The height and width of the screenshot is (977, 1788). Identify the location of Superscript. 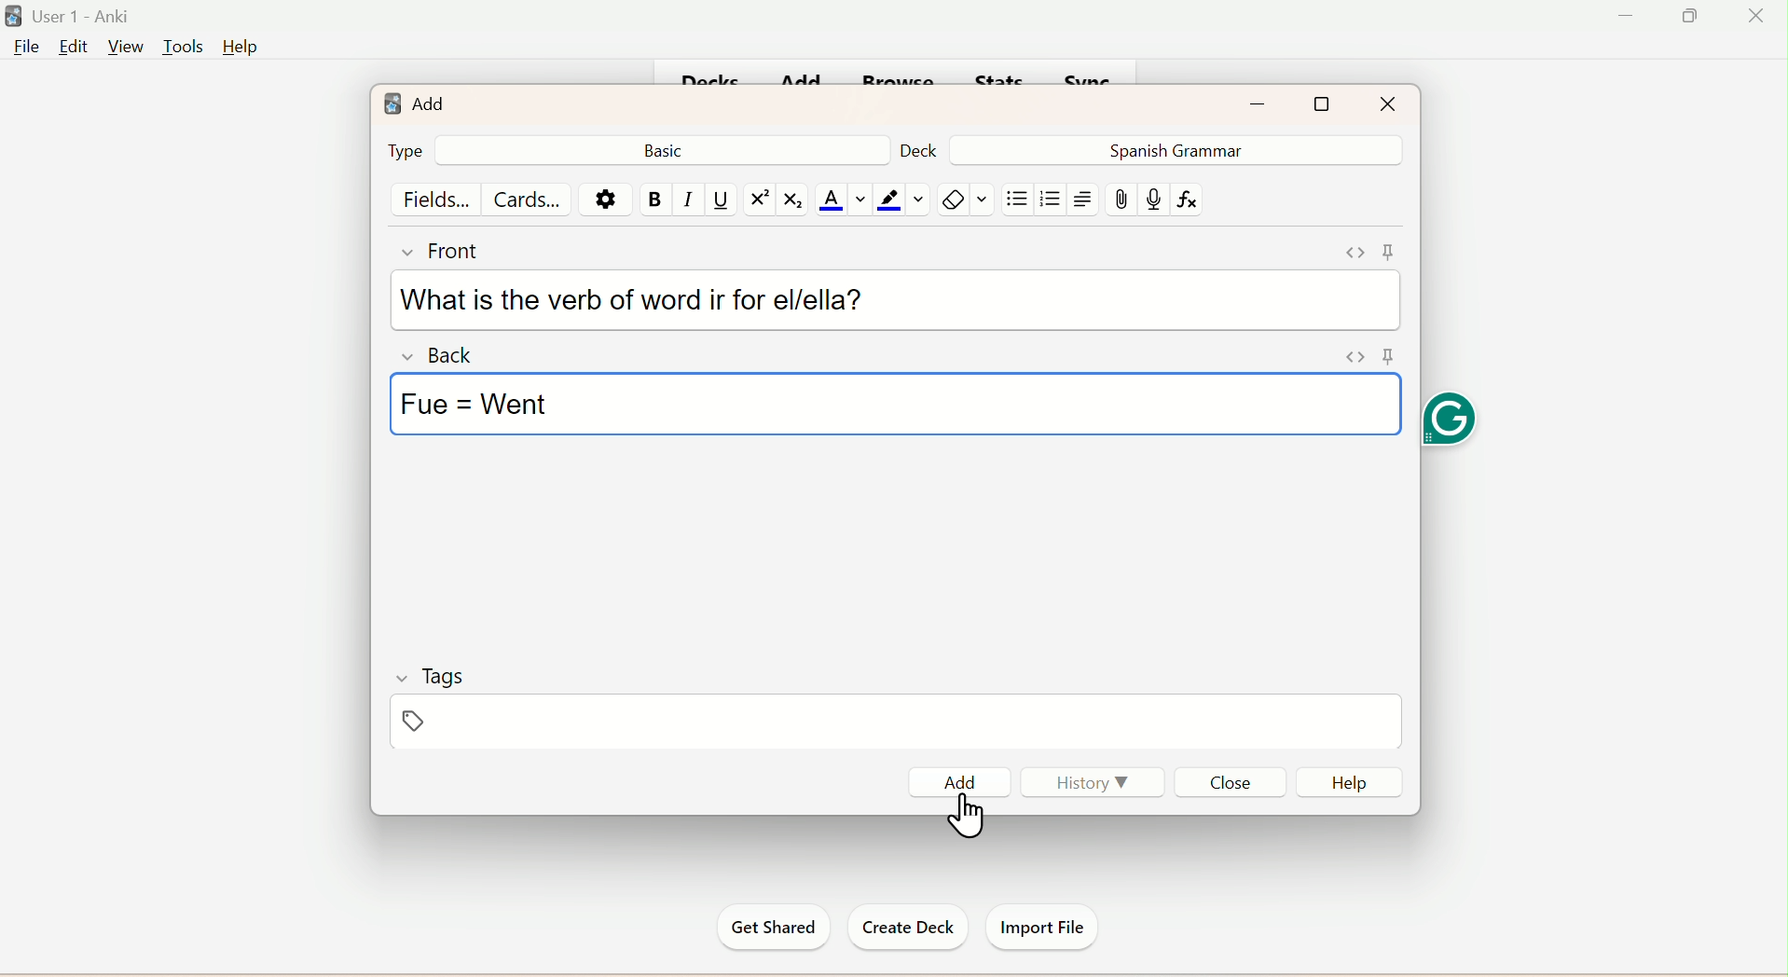
(756, 200).